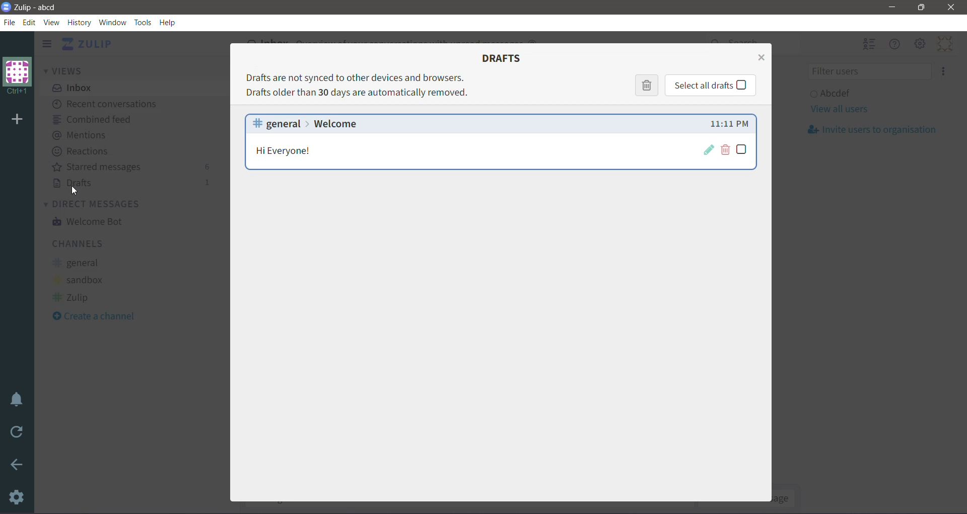 This screenshot has width=967, height=514. I want to click on Main Menu, so click(920, 44).